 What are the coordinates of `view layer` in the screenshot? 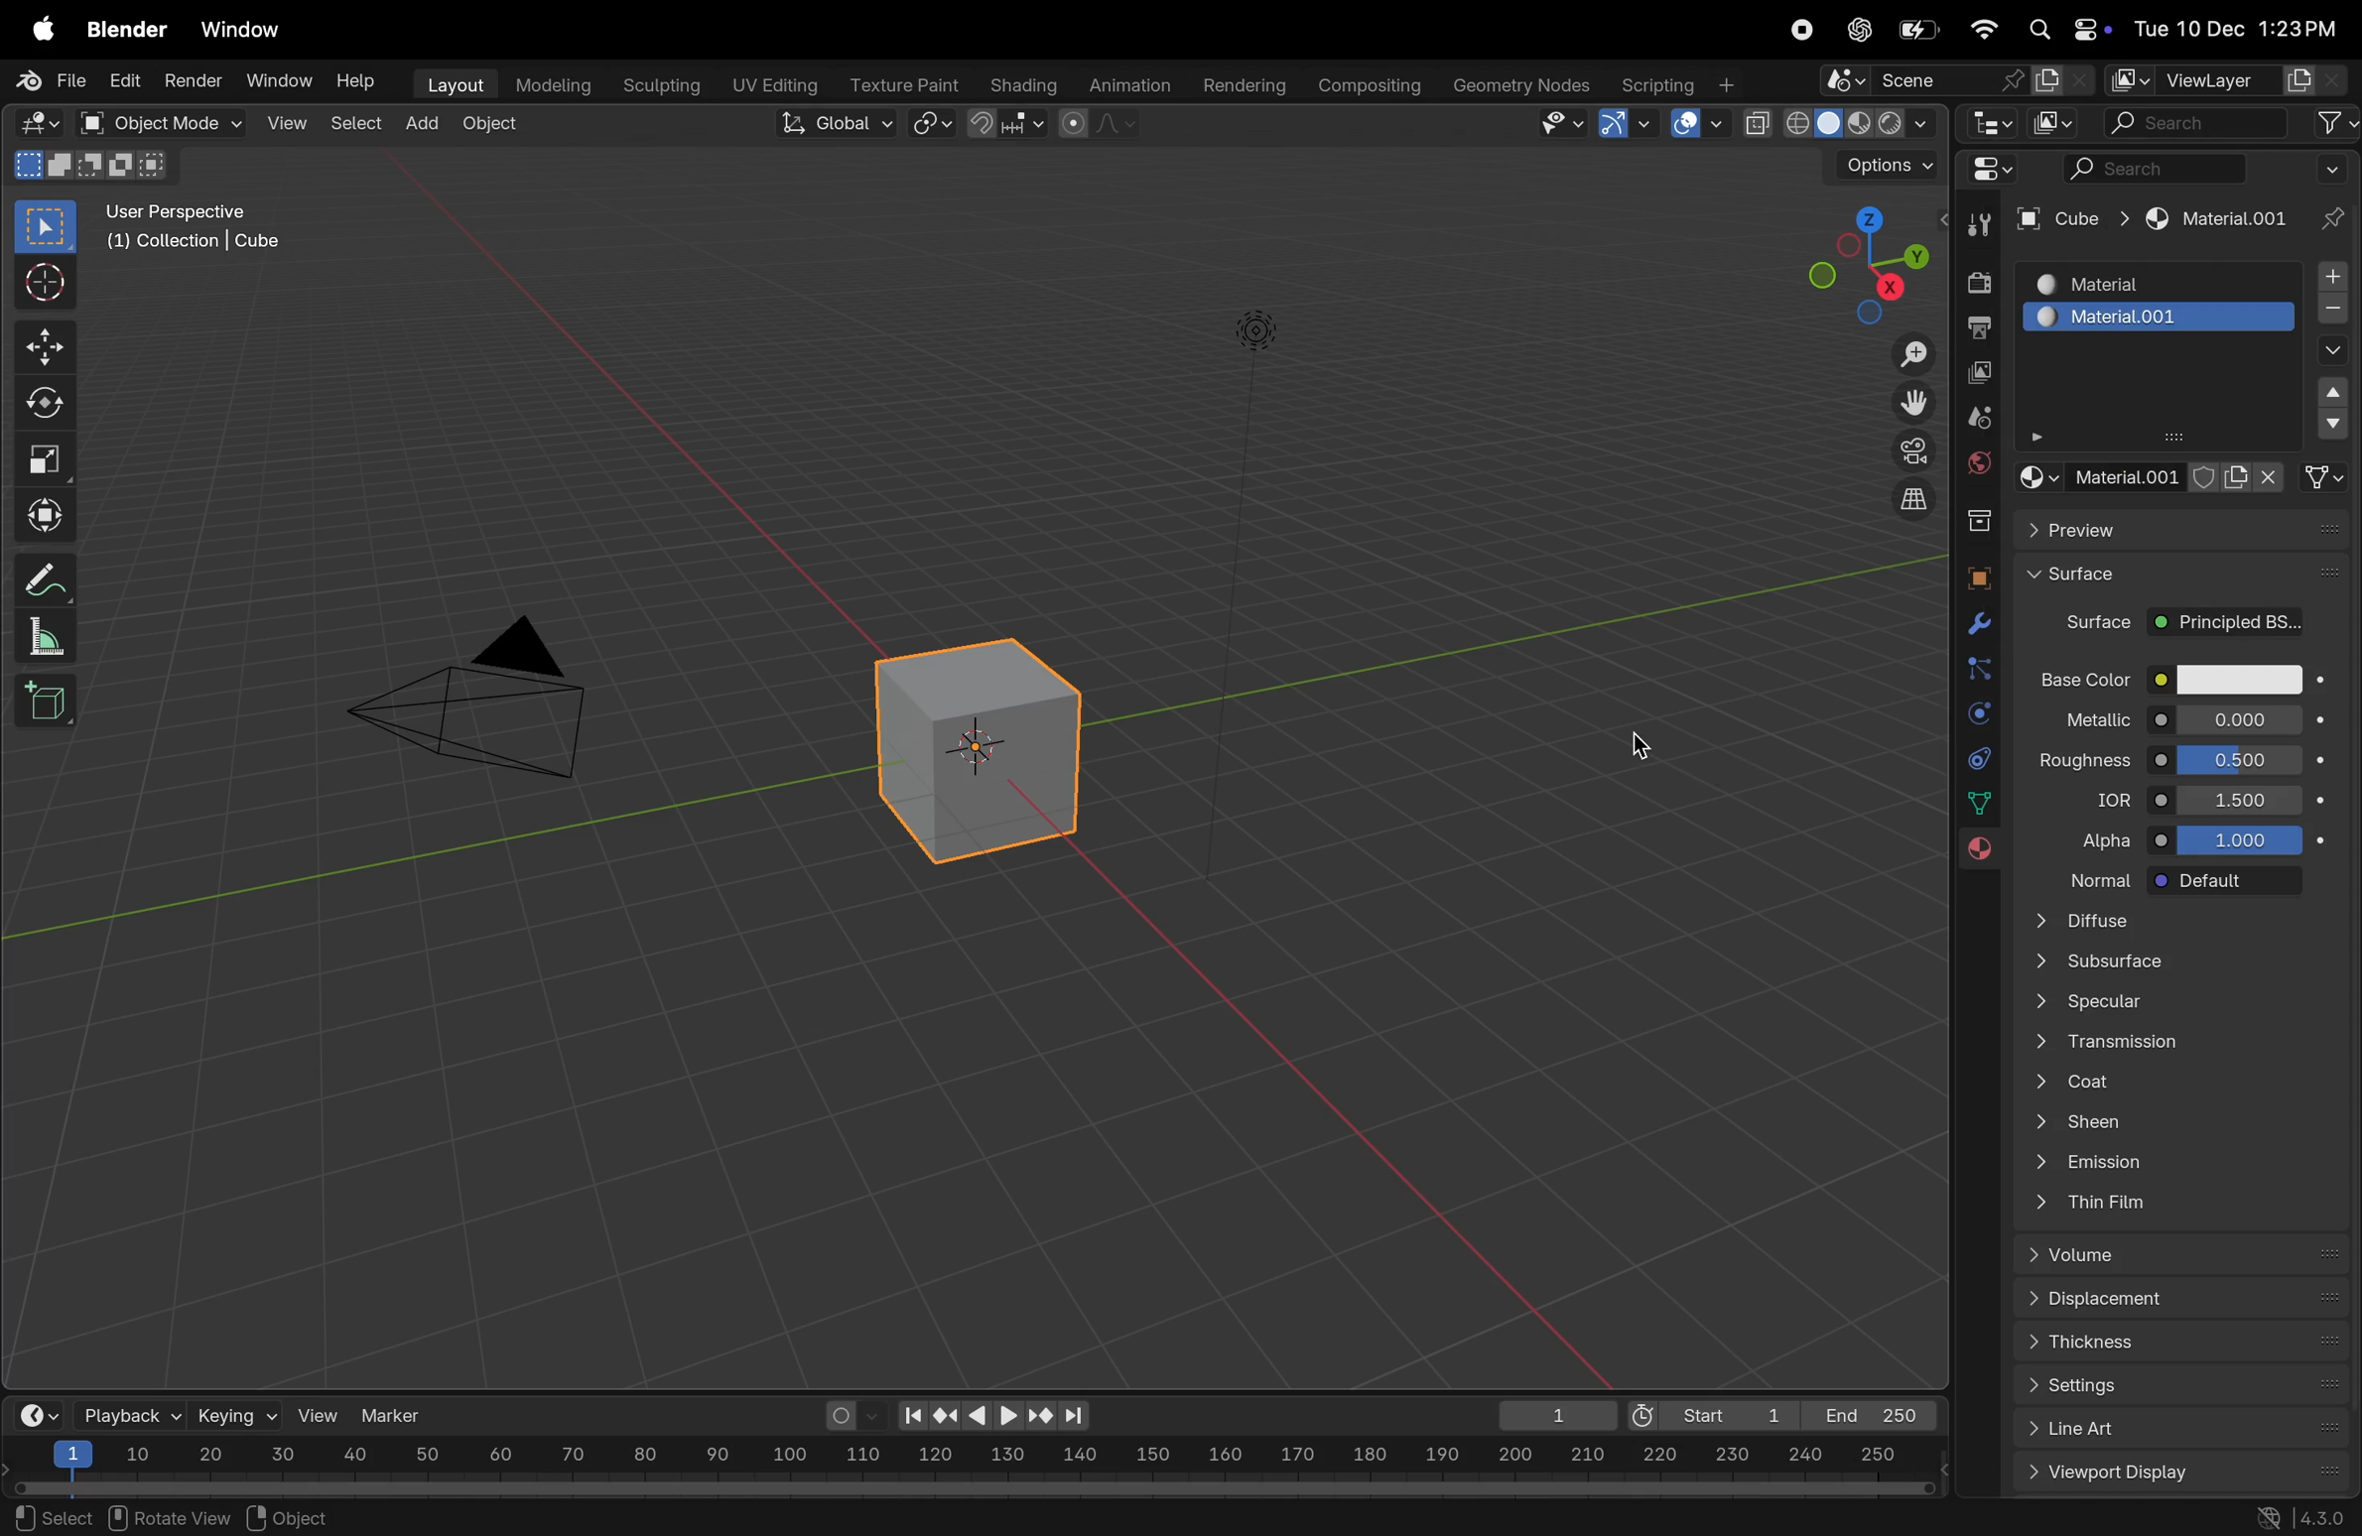 It's located at (1982, 374).